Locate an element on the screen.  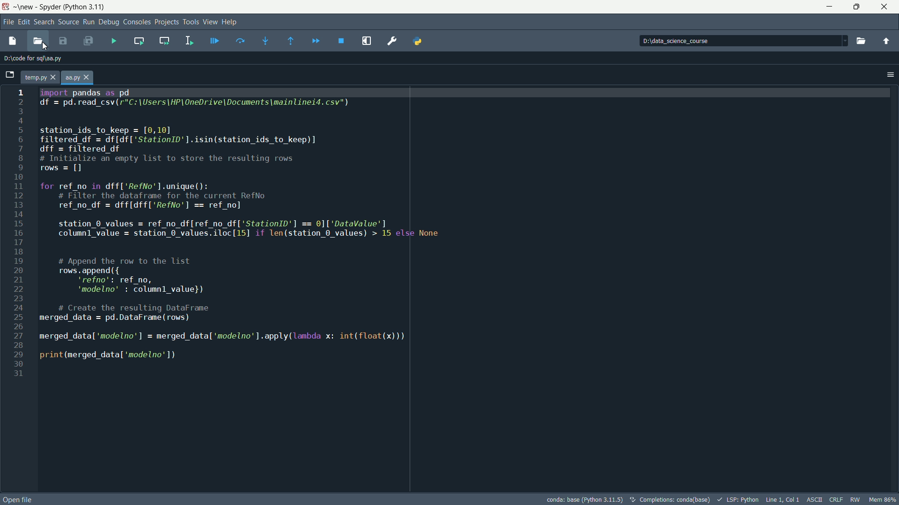
Debug menu is located at coordinates (109, 22).